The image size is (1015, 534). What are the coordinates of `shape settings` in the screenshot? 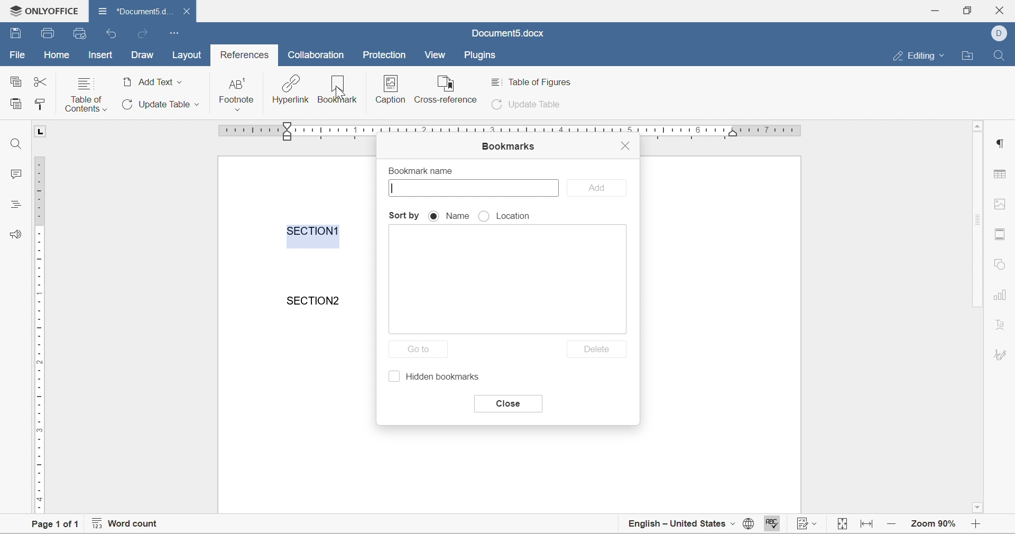 It's located at (999, 264).